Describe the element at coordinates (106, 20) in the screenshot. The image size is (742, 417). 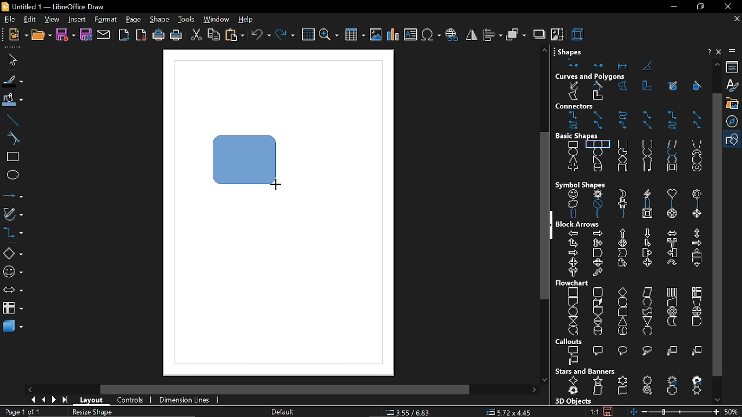
I see `format` at that location.